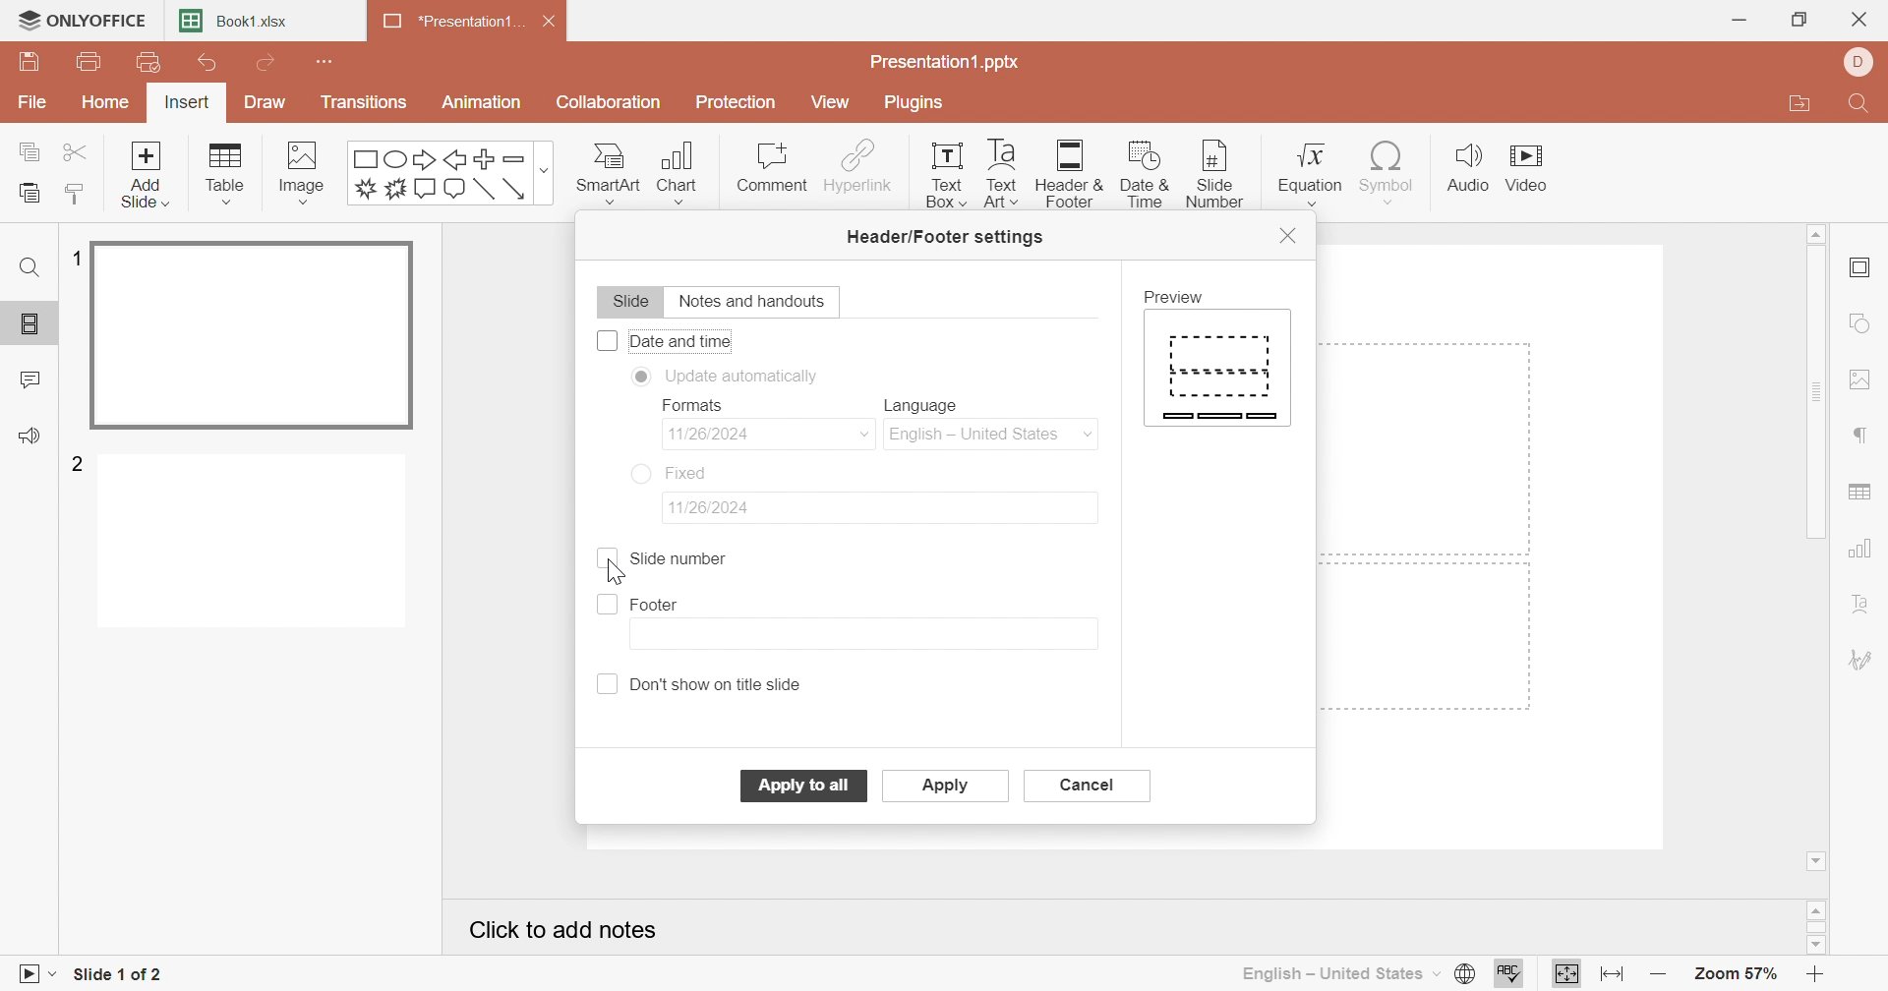 The image size is (1888, 991). What do you see at coordinates (33, 148) in the screenshot?
I see `copy` at bounding box center [33, 148].